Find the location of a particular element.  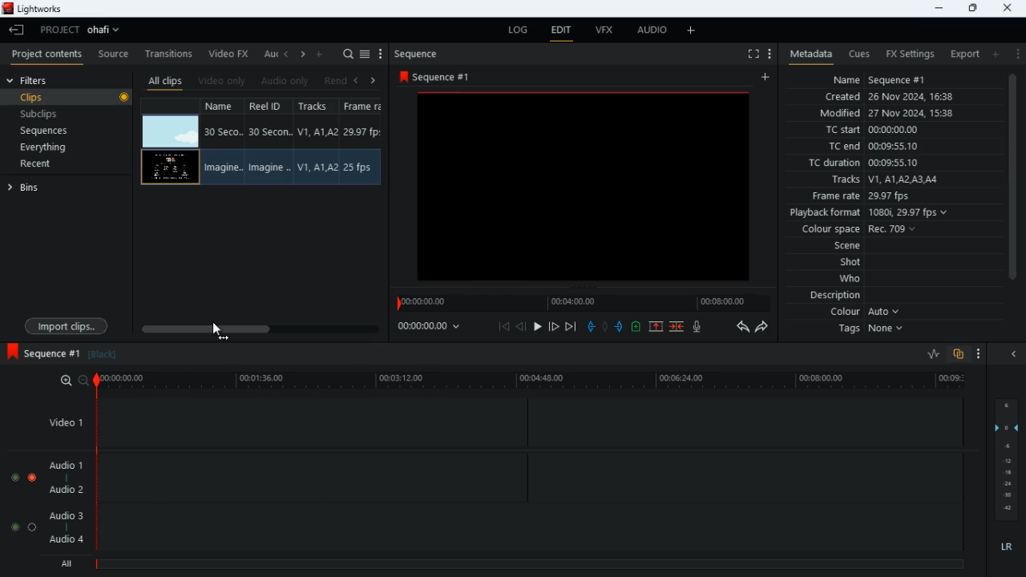

tags is located at coordinates (864, 332).